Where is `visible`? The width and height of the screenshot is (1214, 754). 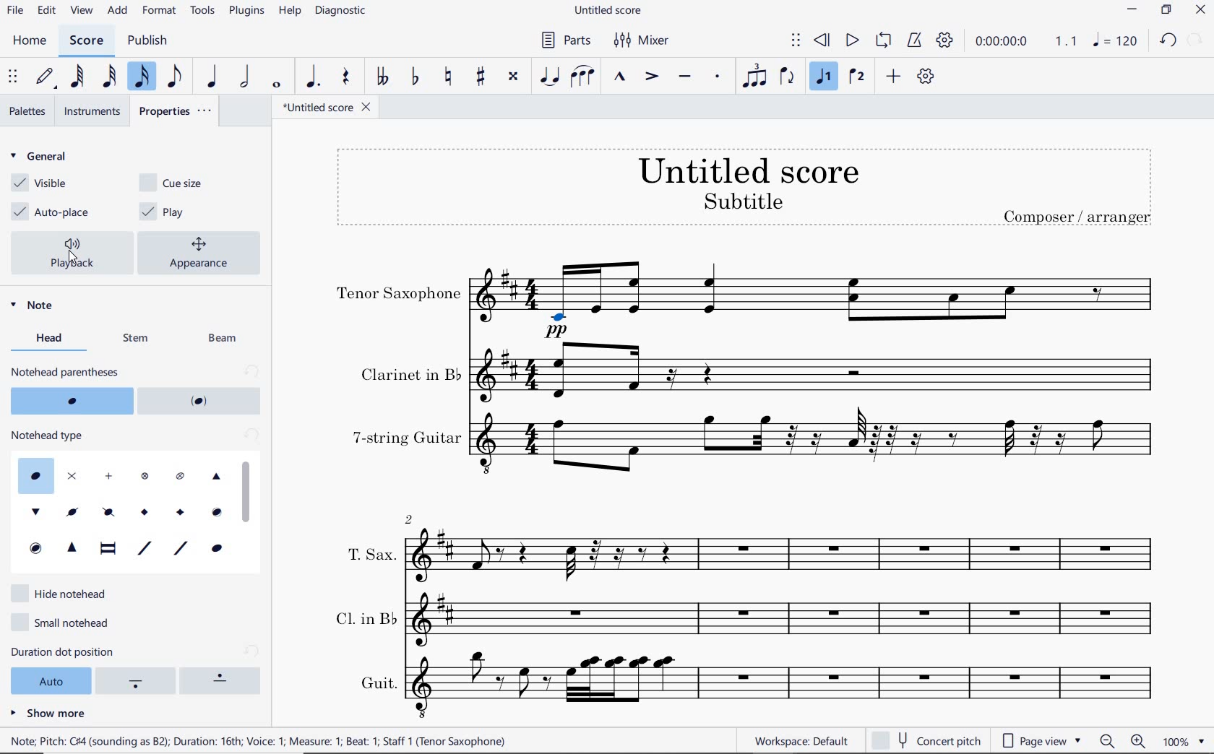
visible is located at coordinates (37, 183).